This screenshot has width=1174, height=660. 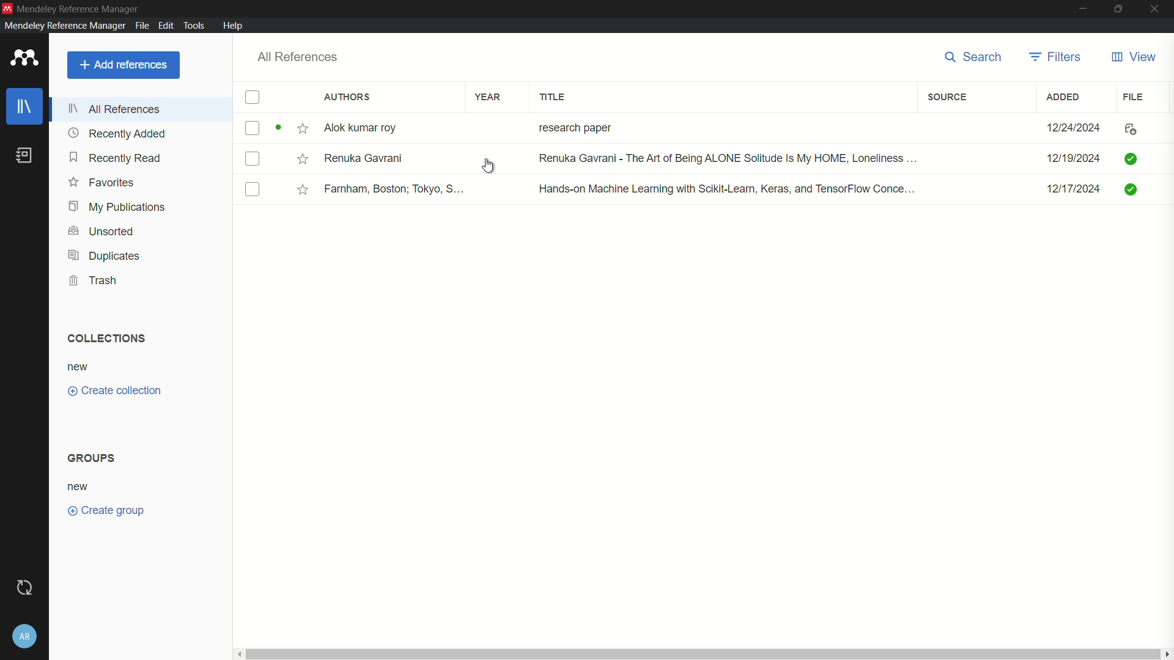 I want to click on file, so click(x=1134, y=98).